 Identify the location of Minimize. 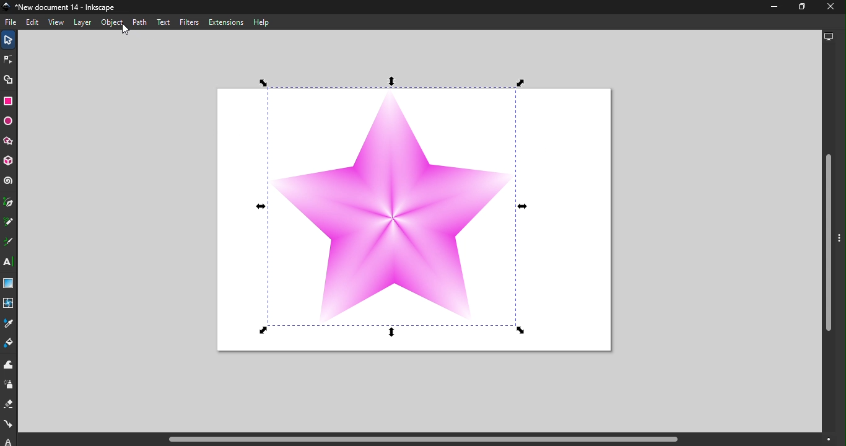
(771, 9).